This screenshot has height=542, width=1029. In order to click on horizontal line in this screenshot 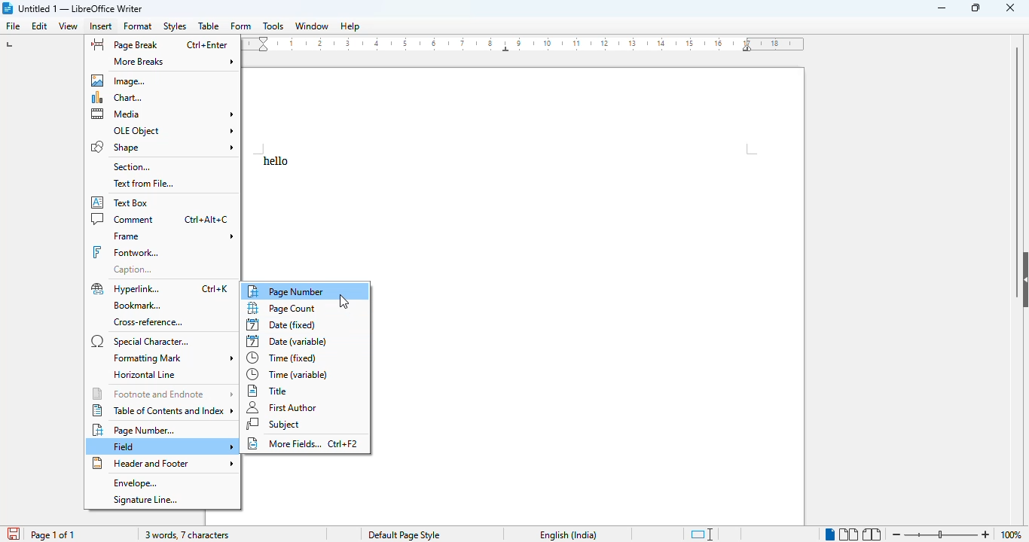, I will do `click(145, 375)`.